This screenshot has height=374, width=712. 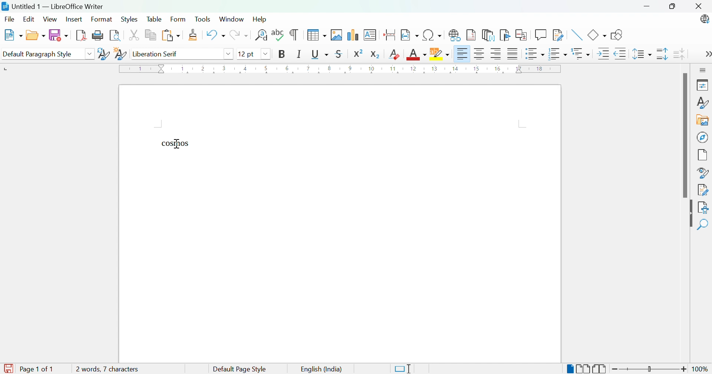 What do you see at coordinates (28, 369) in the screenshot?
I see `Page 1 of 1` at bounding box center [28, 369].